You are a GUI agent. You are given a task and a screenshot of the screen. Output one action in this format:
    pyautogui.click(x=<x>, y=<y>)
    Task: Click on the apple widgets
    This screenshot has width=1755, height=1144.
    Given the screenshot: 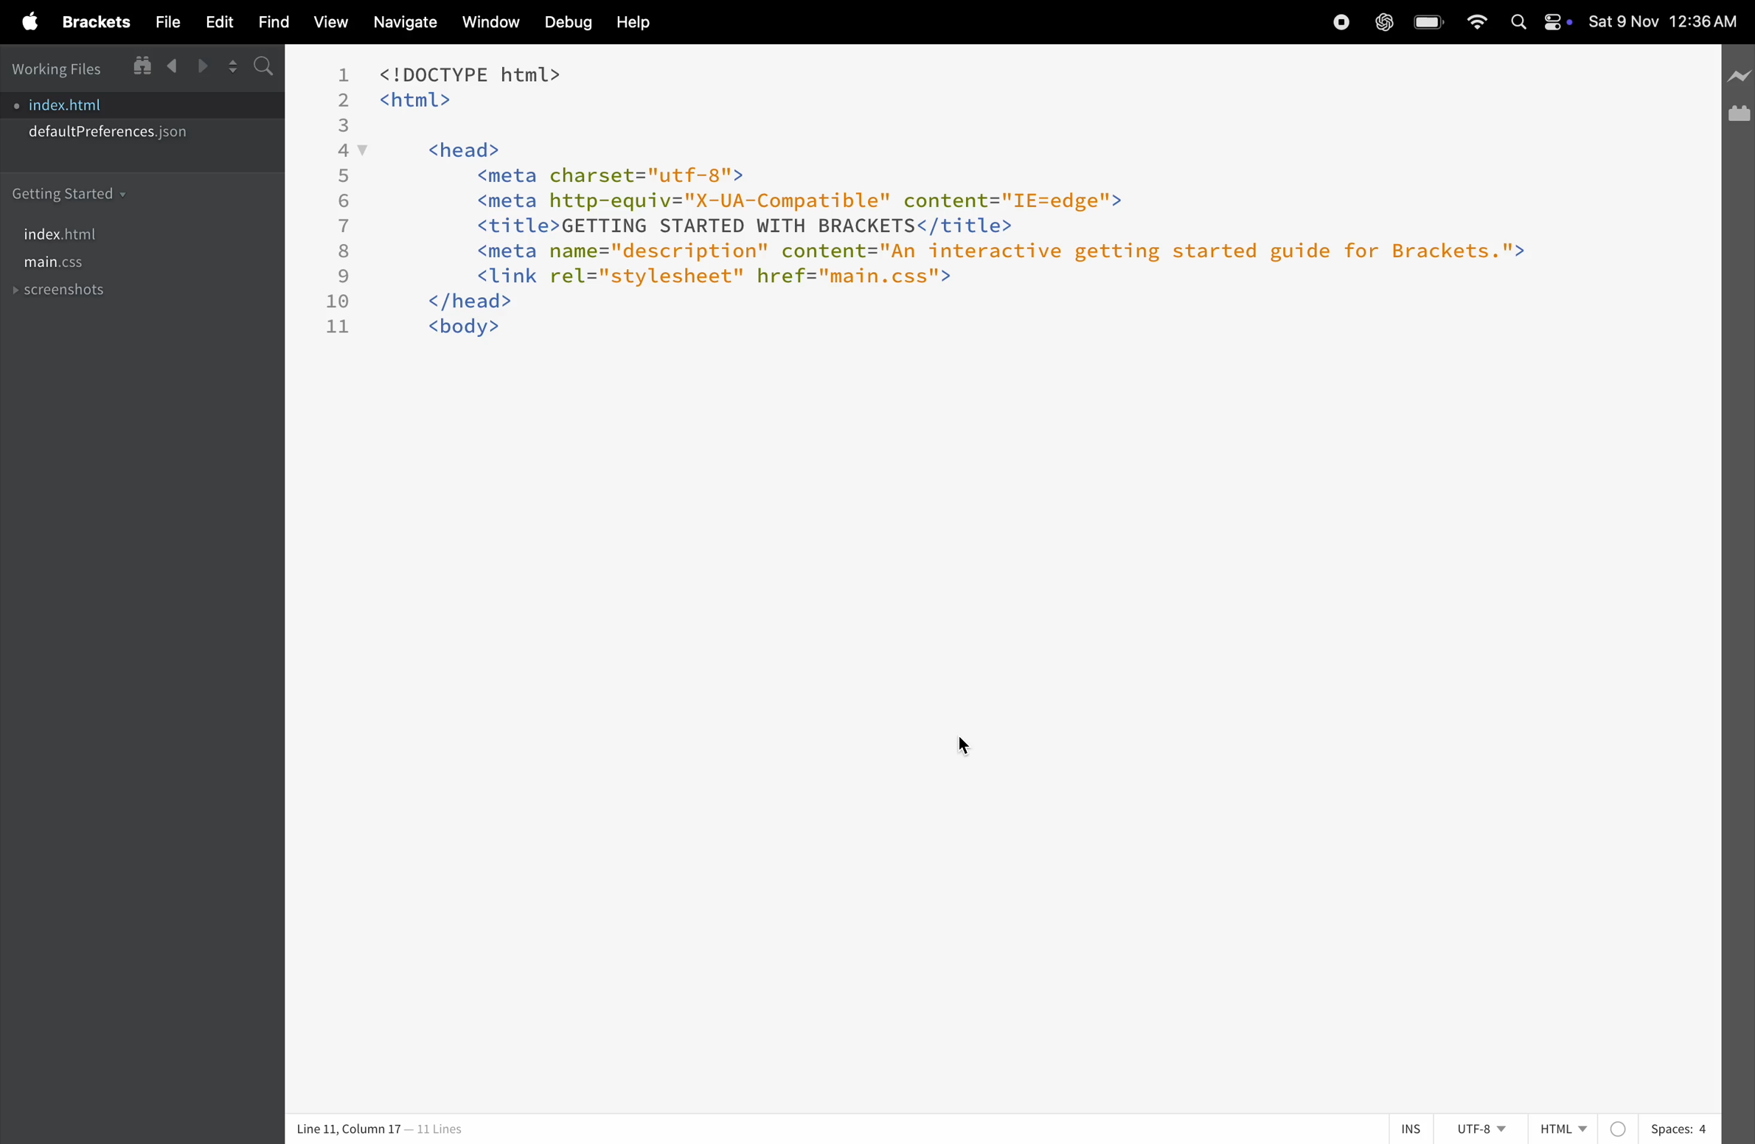 What is the action you would take?
    pyautogui.click(x=1543, y=24)
    